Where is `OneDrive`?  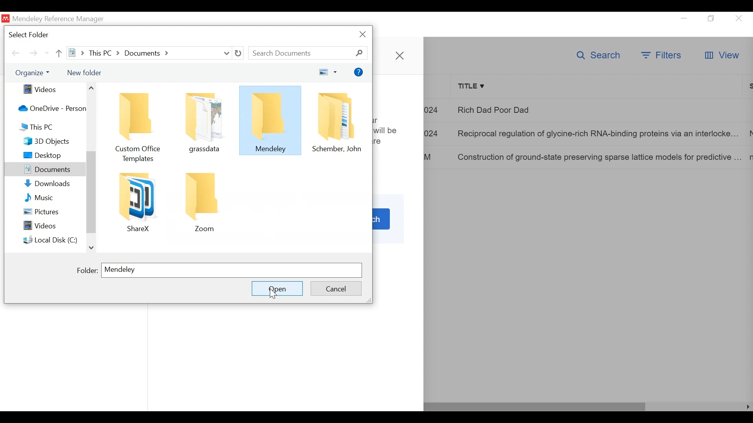
OneDrive is located at coordinates (50, 109).